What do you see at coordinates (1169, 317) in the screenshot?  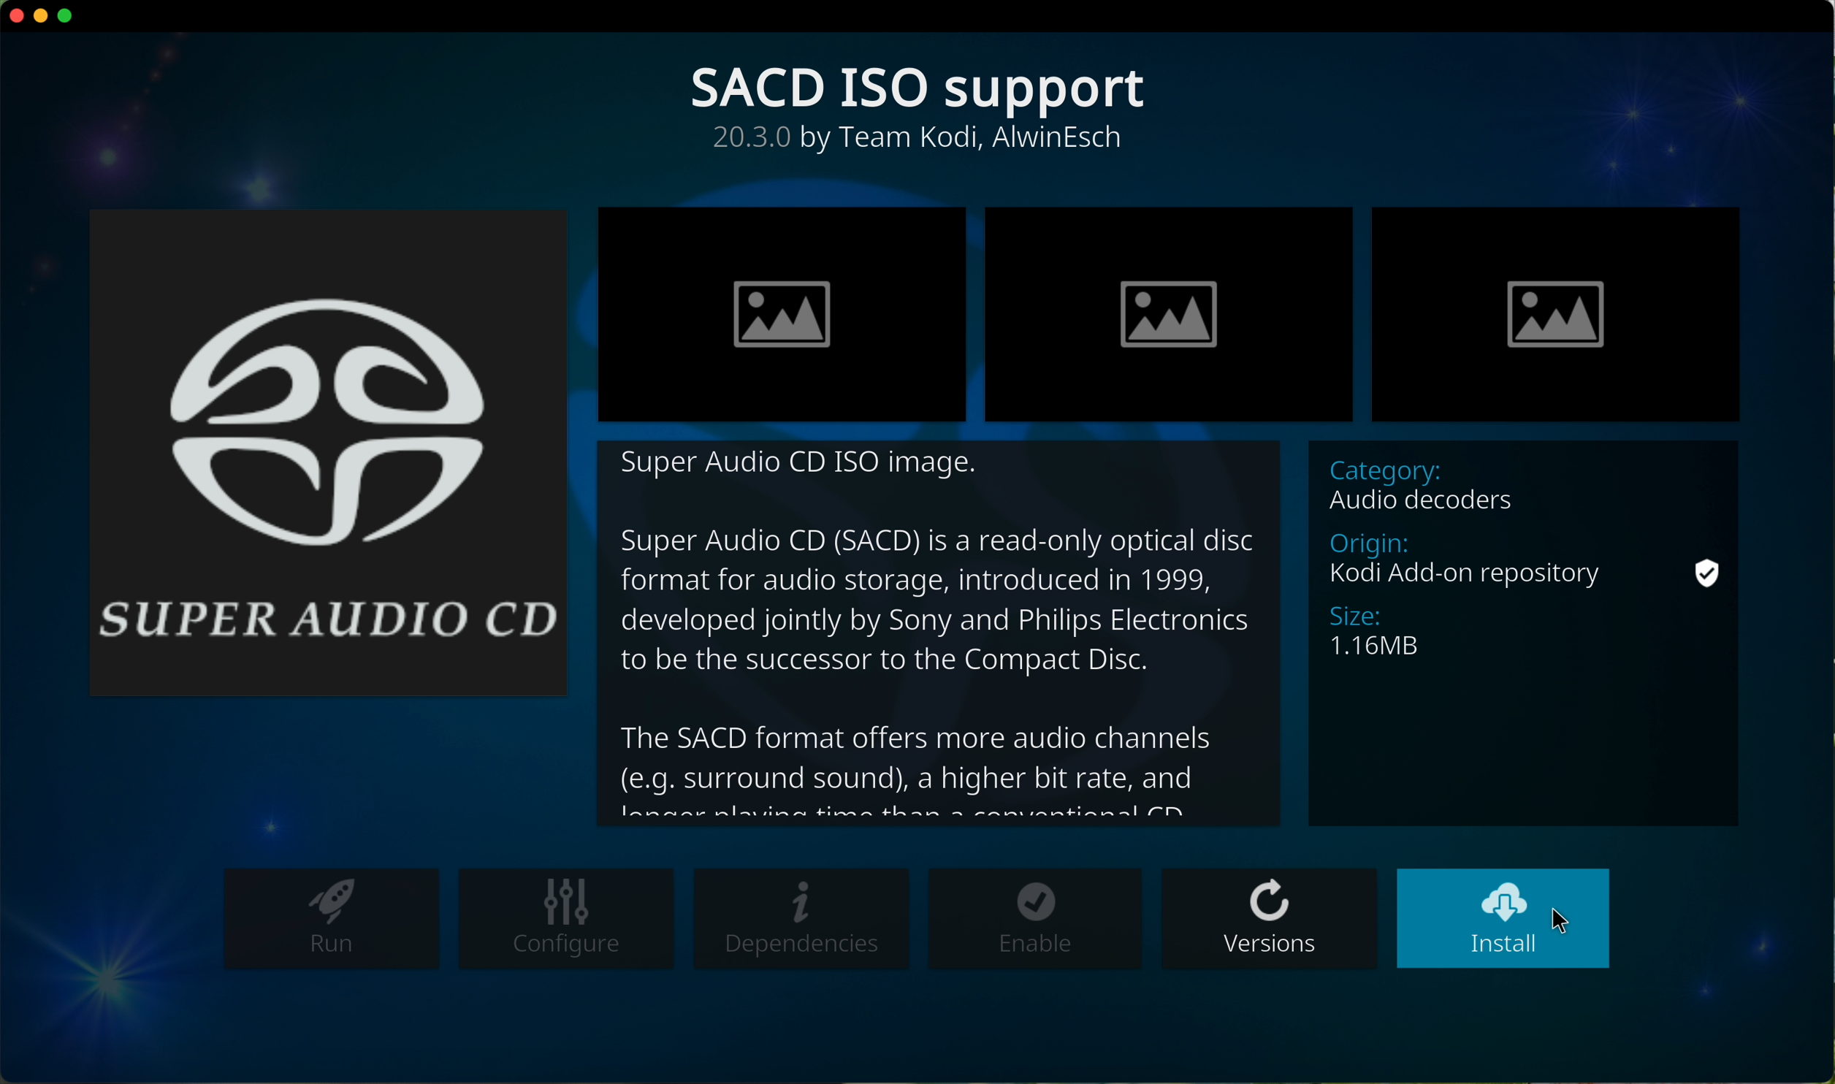 I see `image` at bounding box center [1169, 317].